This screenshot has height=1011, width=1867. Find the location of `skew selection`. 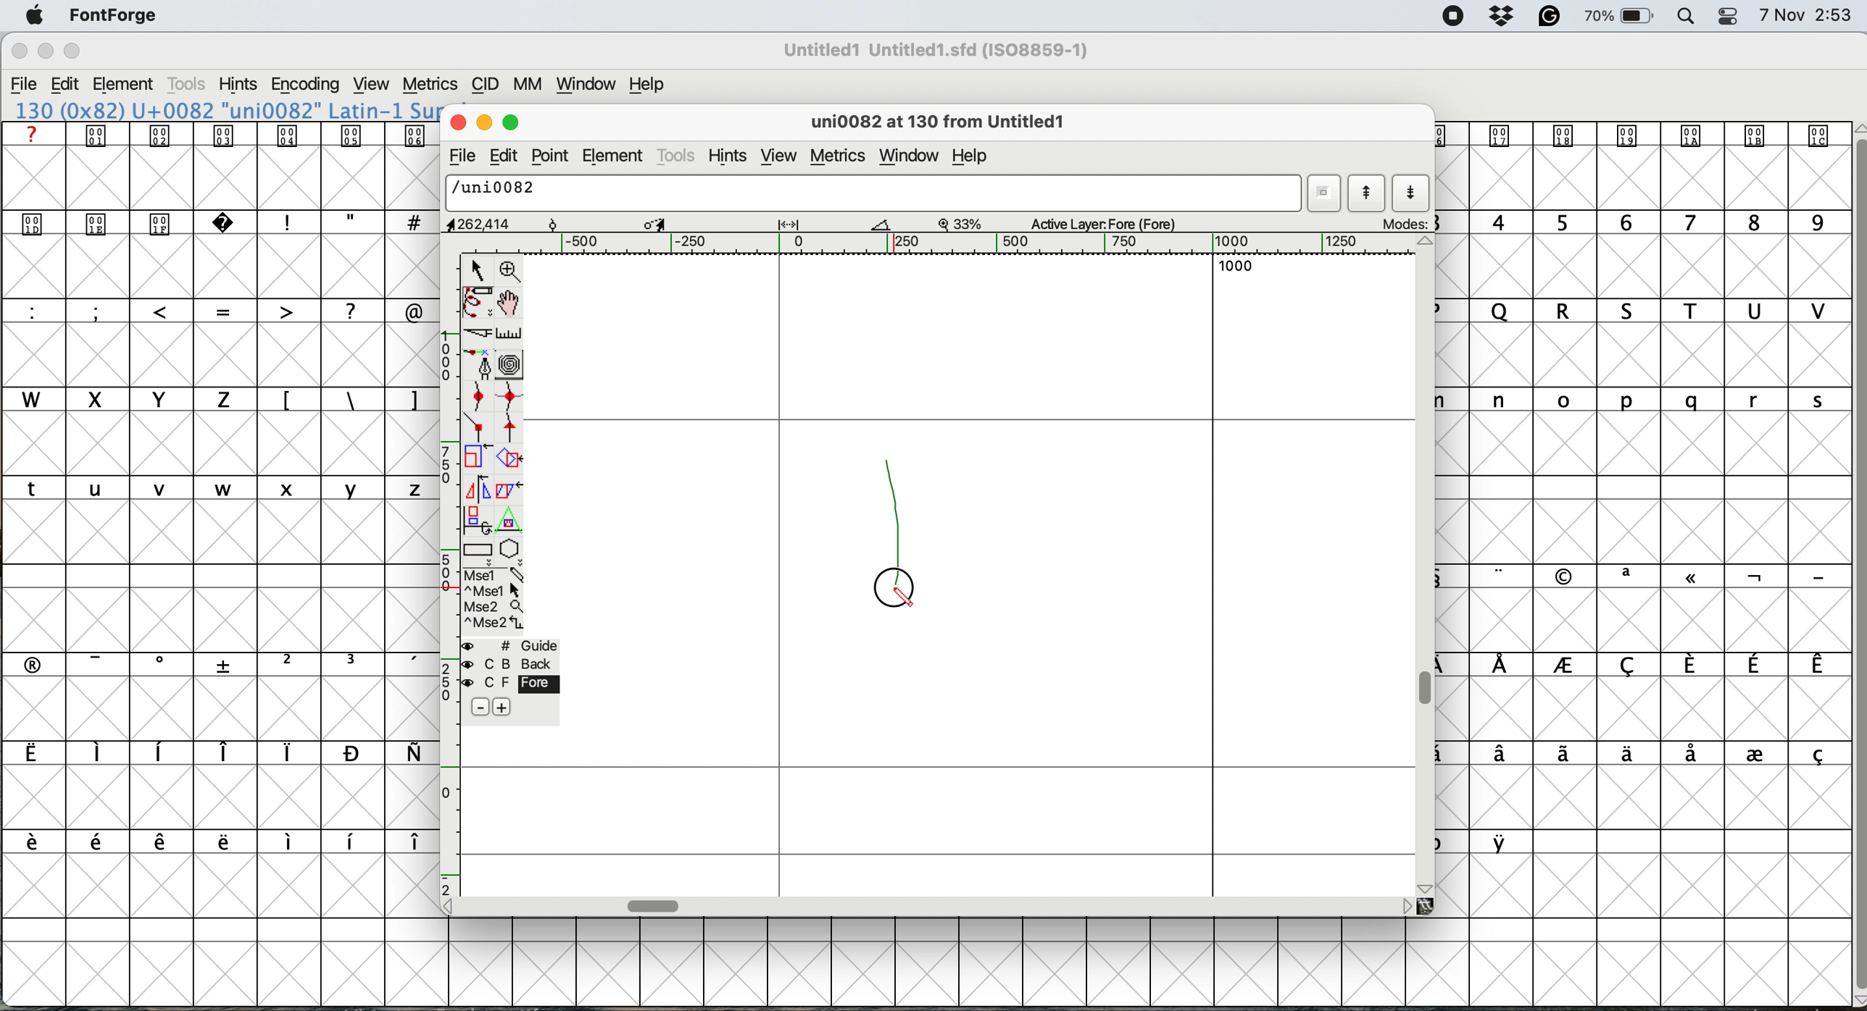

skew selection is located at coordinates (506, 490).